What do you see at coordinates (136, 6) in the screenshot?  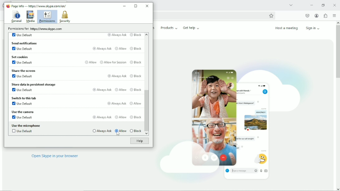 I see `Maximize` at bounding box center [136, 6].